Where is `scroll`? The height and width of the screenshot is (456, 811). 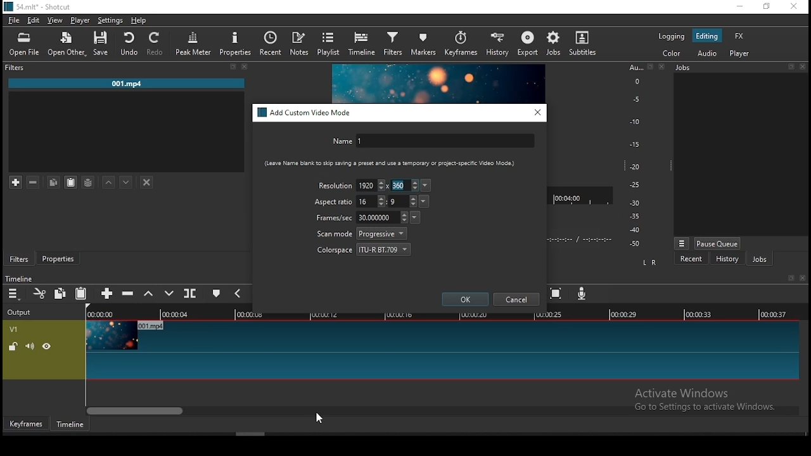 scroll is located at coordinates (250, 434).